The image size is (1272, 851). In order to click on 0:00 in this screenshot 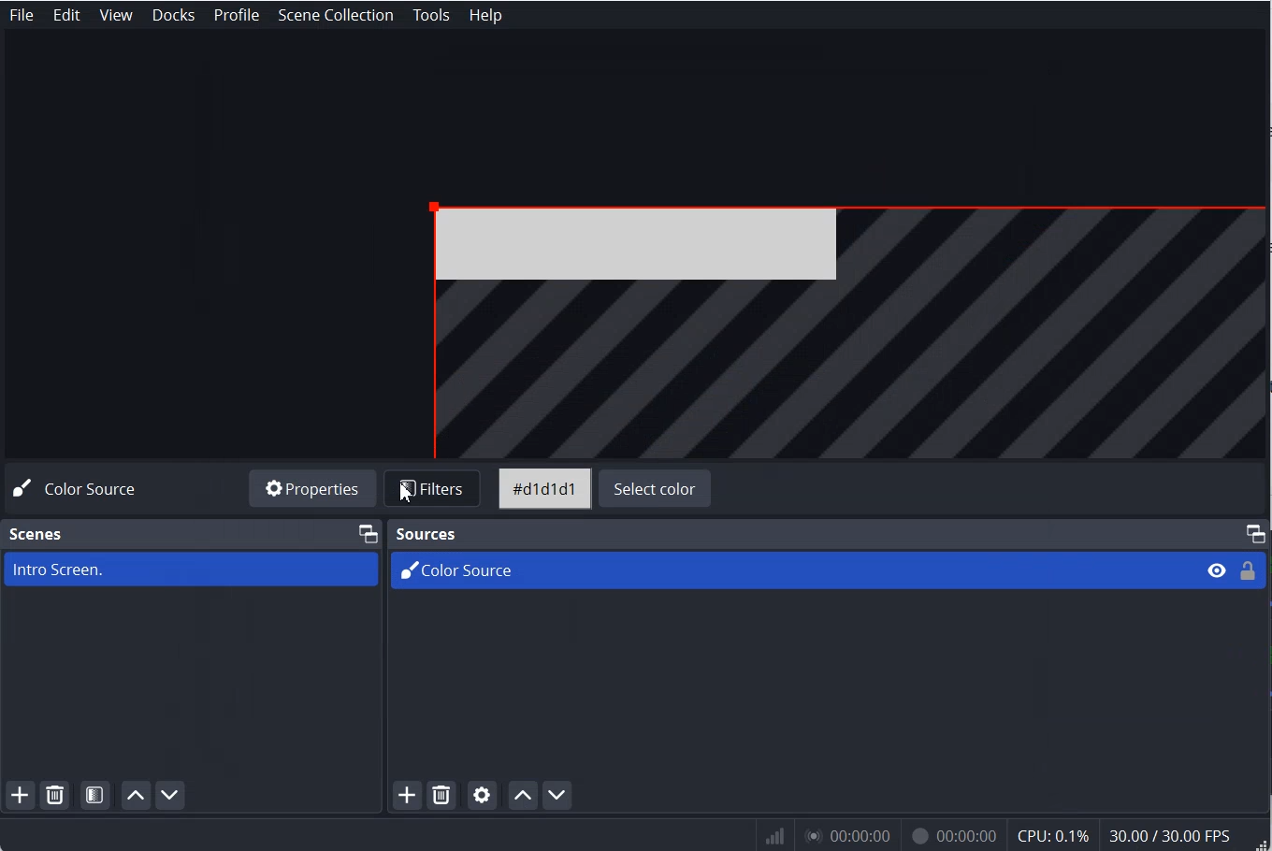, I will do `click(846, 838)`.